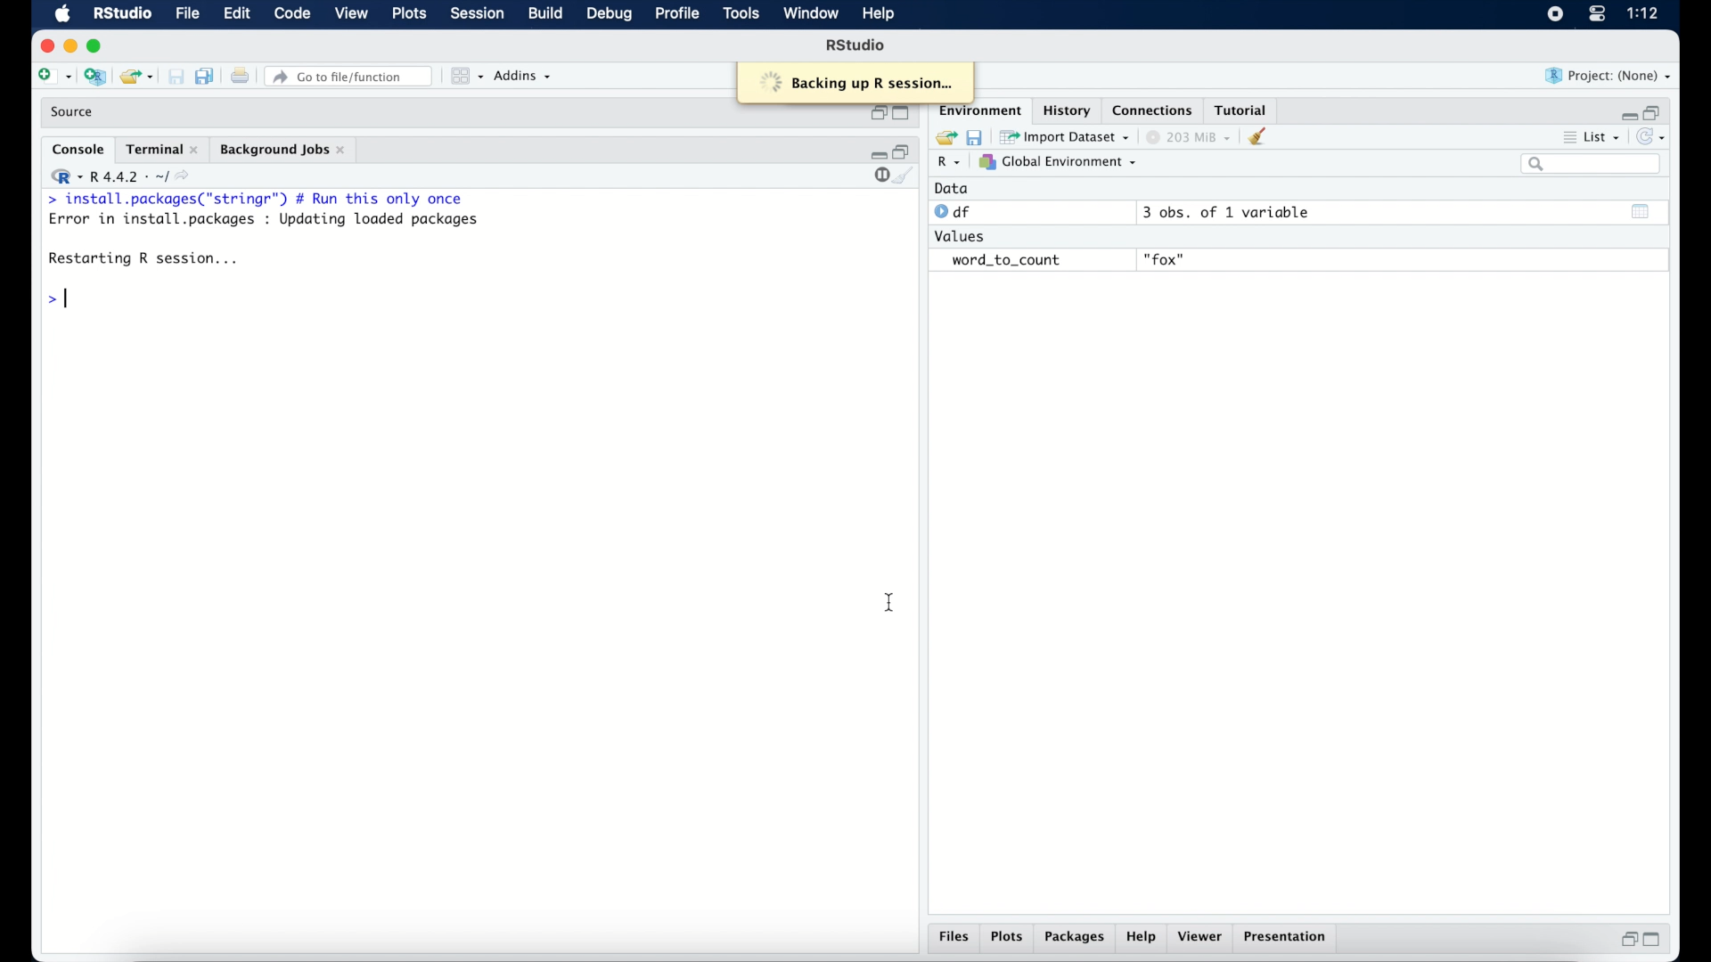 The image size is (1711, 962). What do you see at coordinates (610, 15) in the screenshot?
I see `debug` at bounding box center [610, 15].